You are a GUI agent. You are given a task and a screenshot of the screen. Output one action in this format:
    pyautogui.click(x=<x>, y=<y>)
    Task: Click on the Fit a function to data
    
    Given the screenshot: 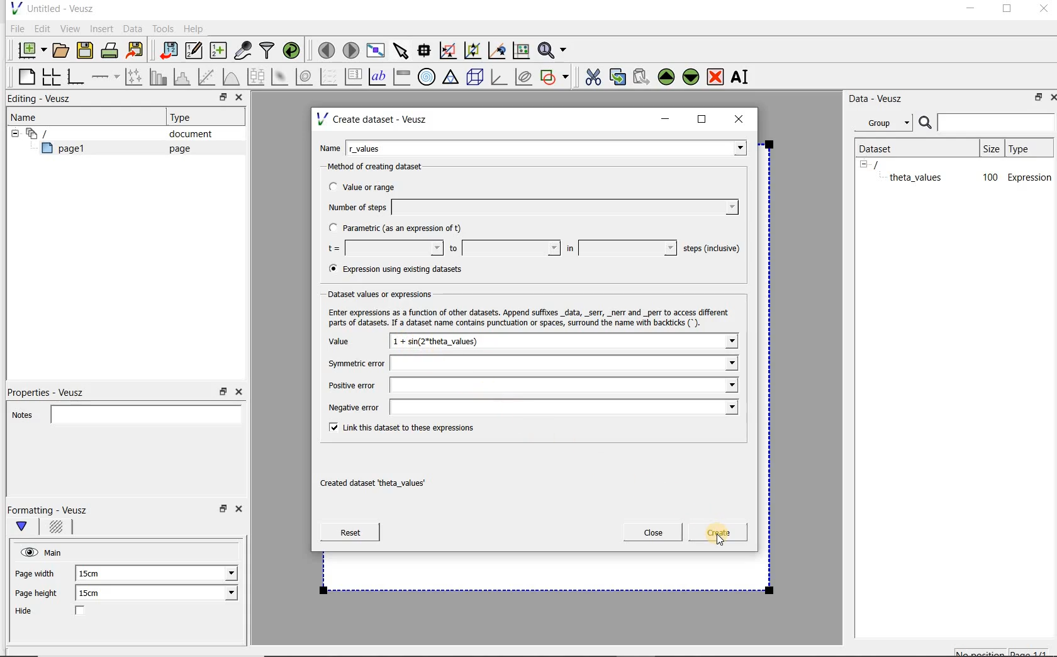 What is the action you would take?
    pyautogui.click(x=208, y=77)
    